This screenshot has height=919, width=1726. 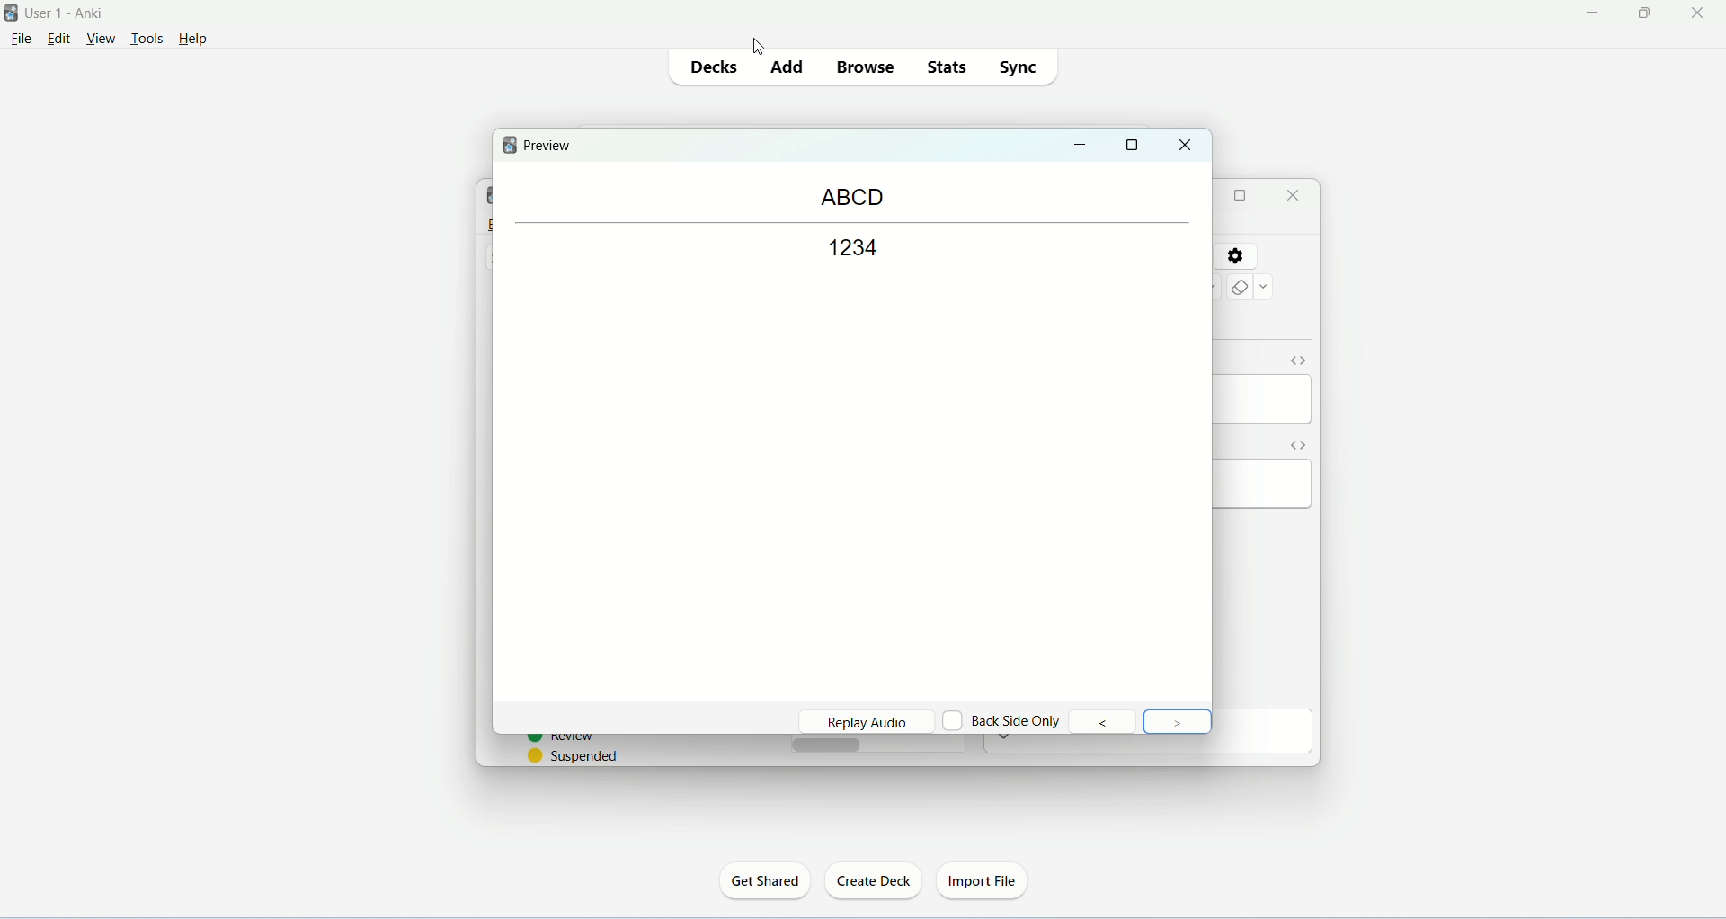 I want to click on previous, so click(x=1104, y=720).